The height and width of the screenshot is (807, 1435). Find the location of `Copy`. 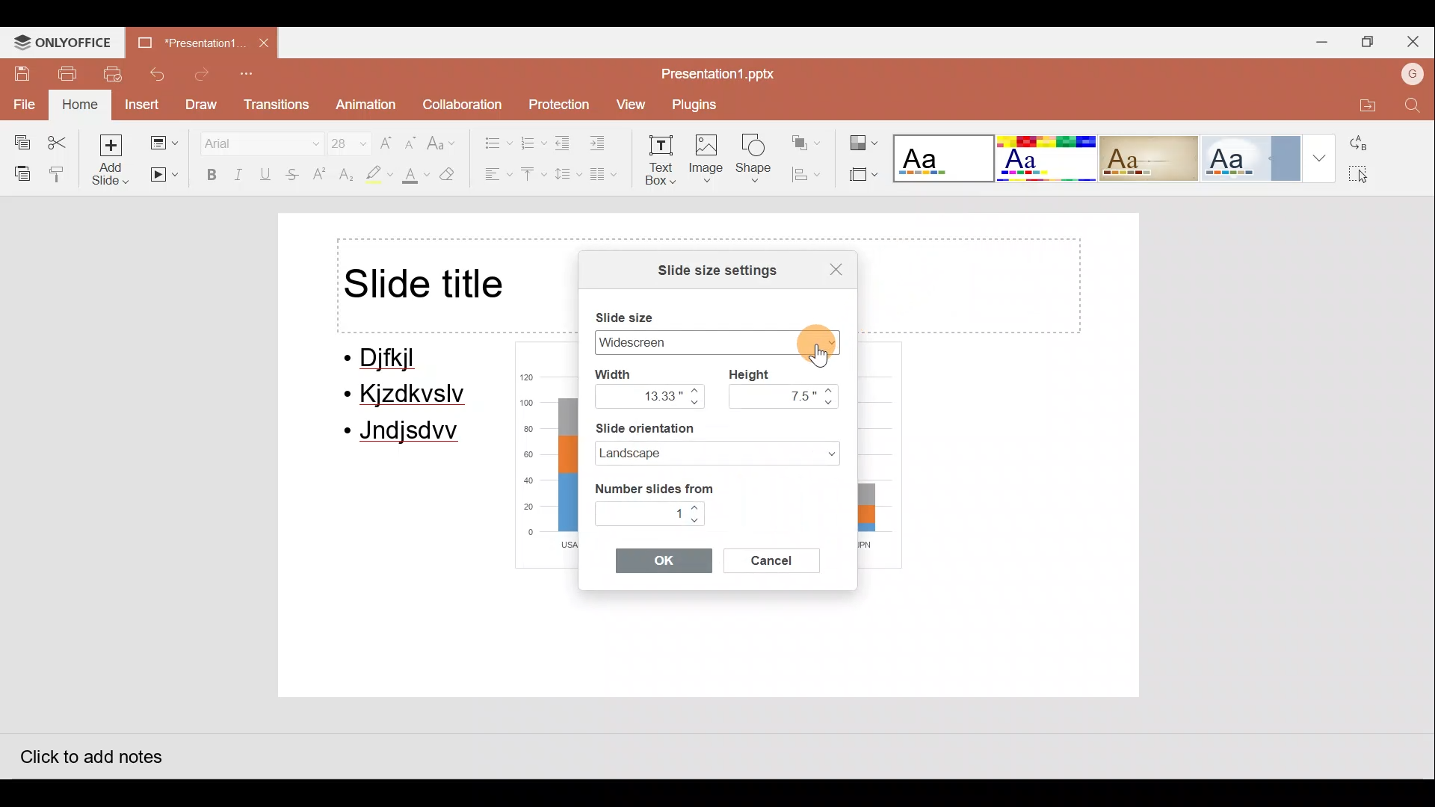

Copy is located at coordinates (17, 139).